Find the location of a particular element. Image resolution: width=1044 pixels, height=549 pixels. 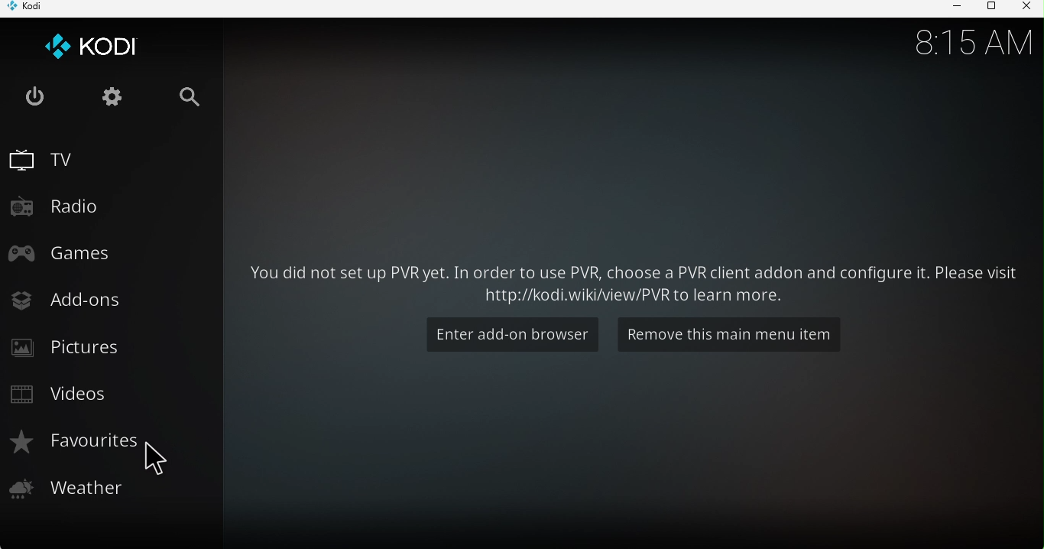

Maximize is located at coordinates (989, 8).